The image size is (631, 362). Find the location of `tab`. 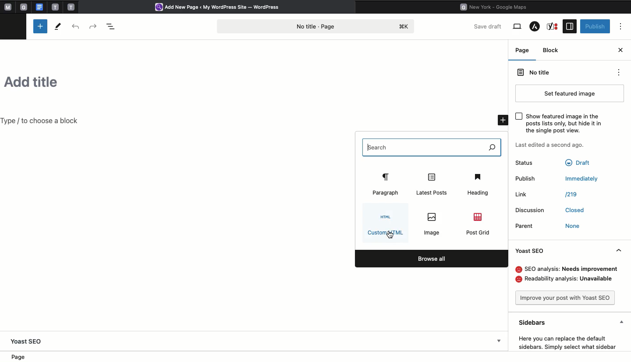

tab is located at coordinates (72, 7).